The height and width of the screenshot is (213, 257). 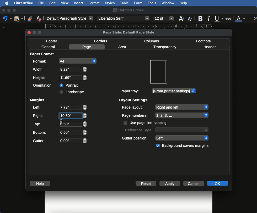 I want to click on Paper tray, so click(x=158, y=91).